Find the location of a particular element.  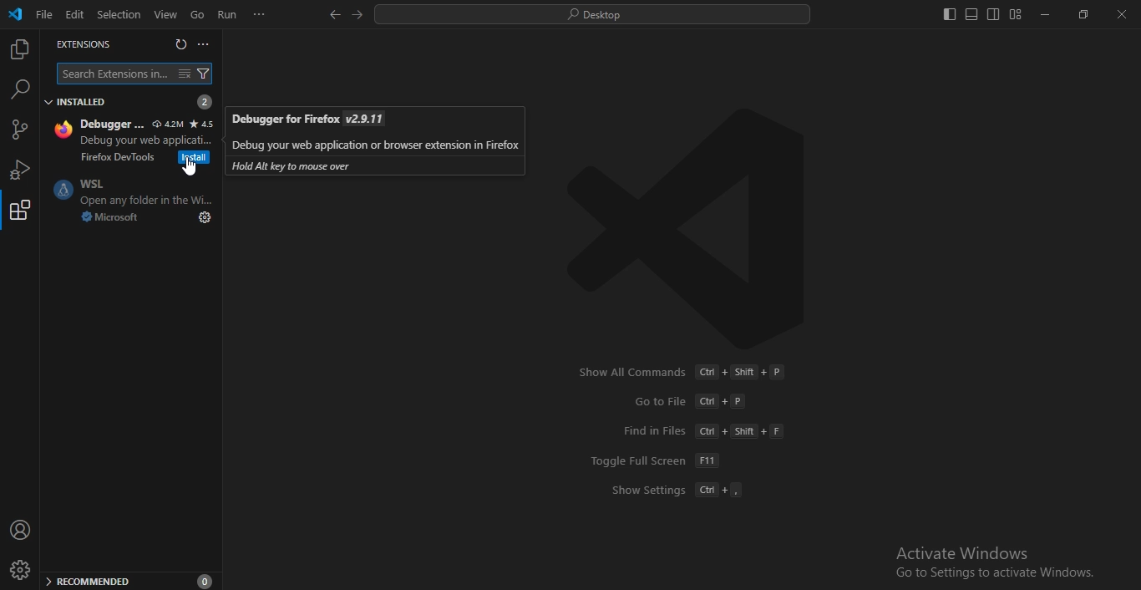

customize layout is located at coordinates (1016, 18).